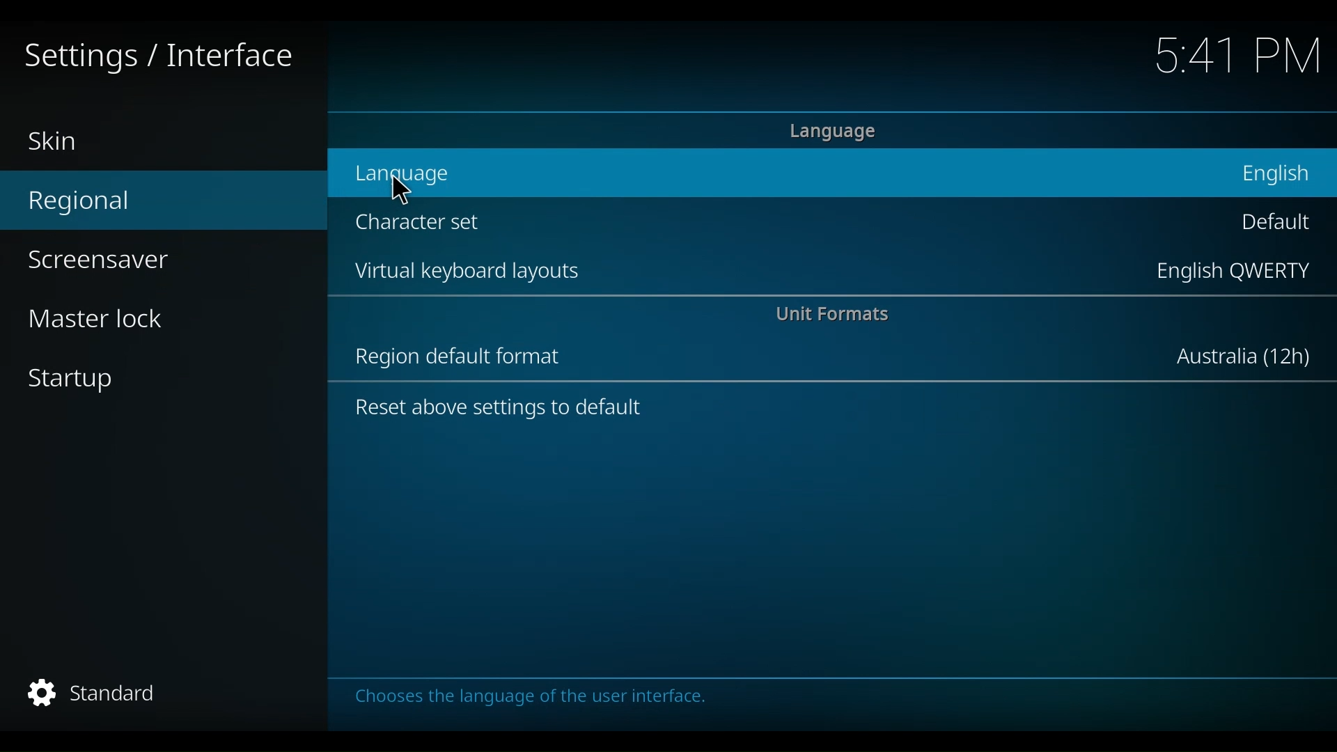  I want to click on Screensaver, so click(98, 262).